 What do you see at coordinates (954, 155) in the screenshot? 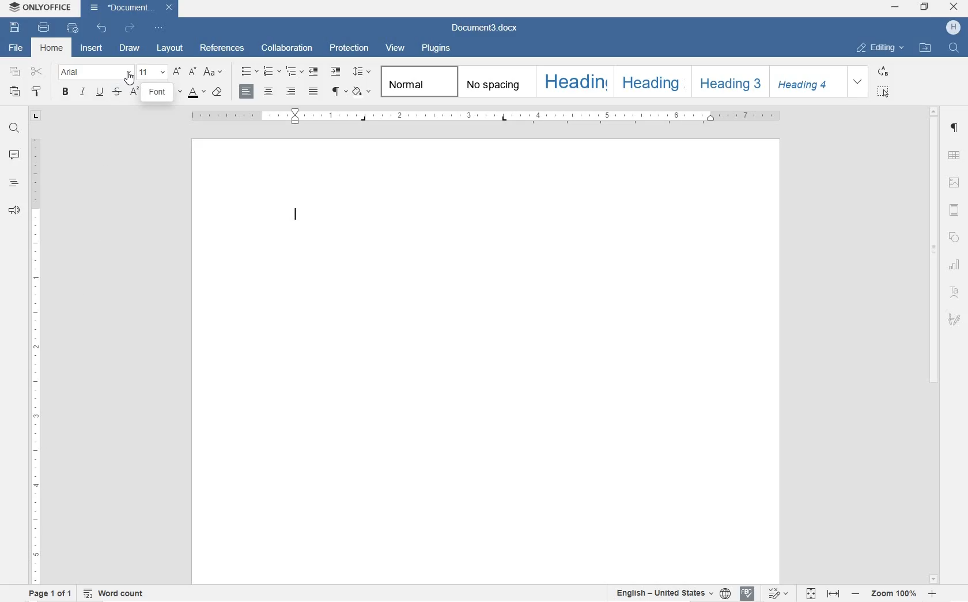
I see `TABLE` at bounding box center [954, 155].